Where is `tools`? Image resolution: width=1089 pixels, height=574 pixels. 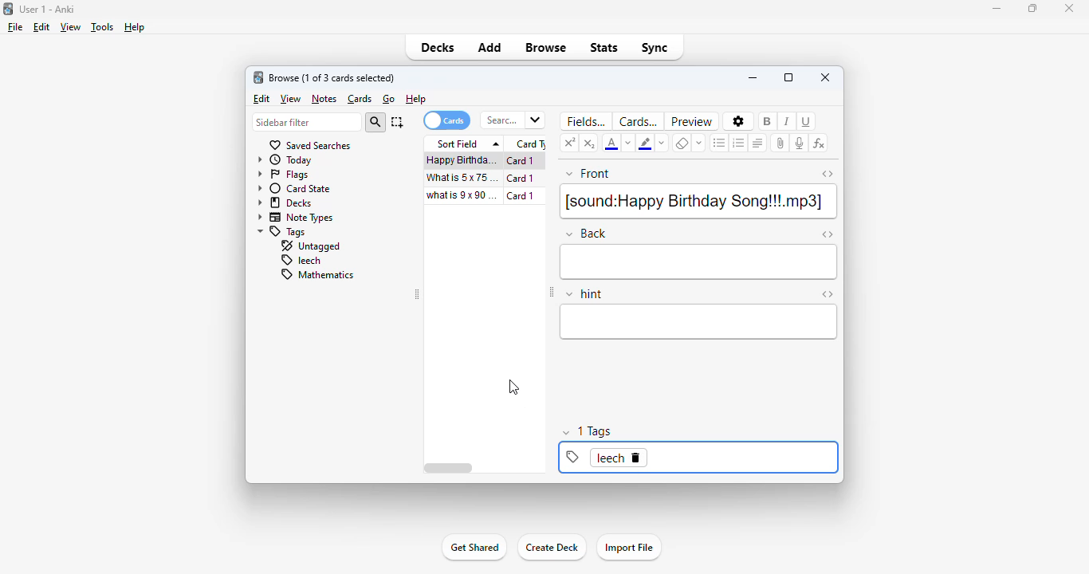
tools is located at coordinates (102, 28).